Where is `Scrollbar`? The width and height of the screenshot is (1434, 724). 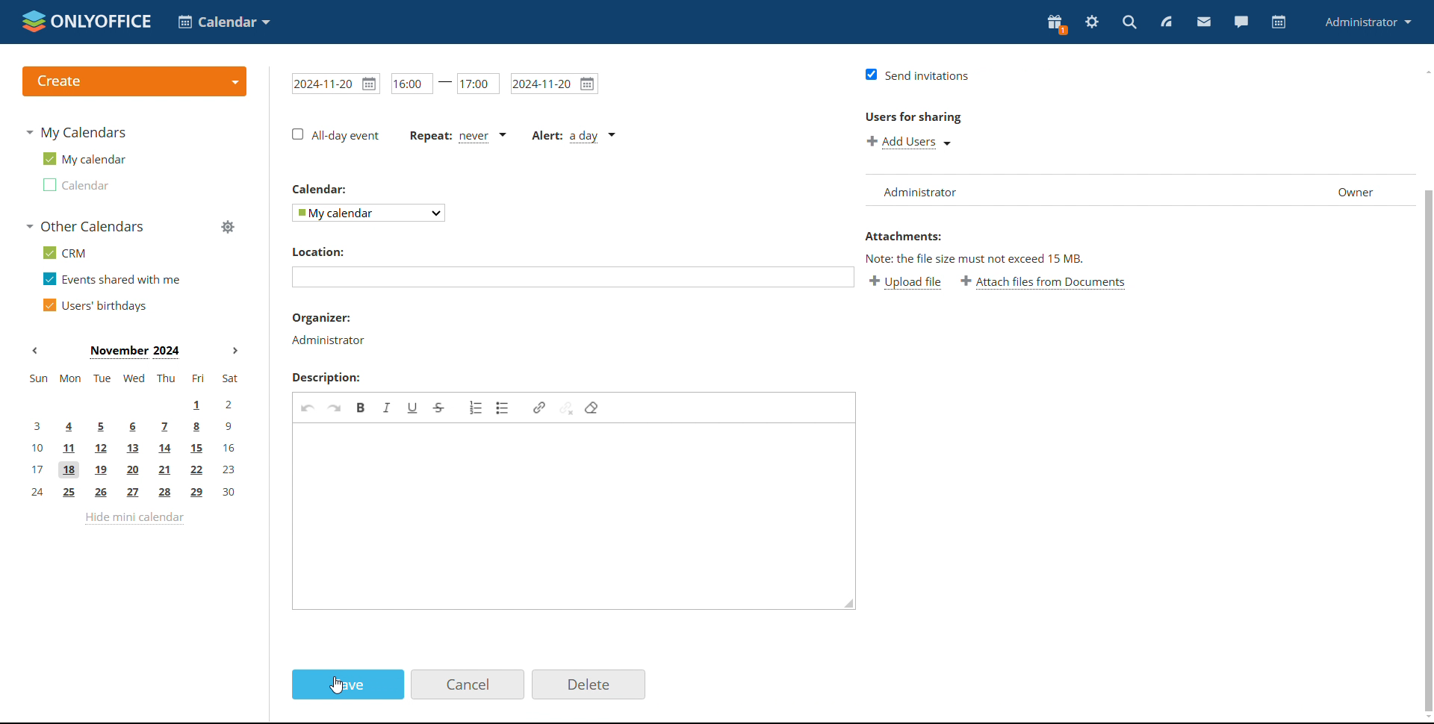
Scrollbar is located at coordinates (1429, 450).